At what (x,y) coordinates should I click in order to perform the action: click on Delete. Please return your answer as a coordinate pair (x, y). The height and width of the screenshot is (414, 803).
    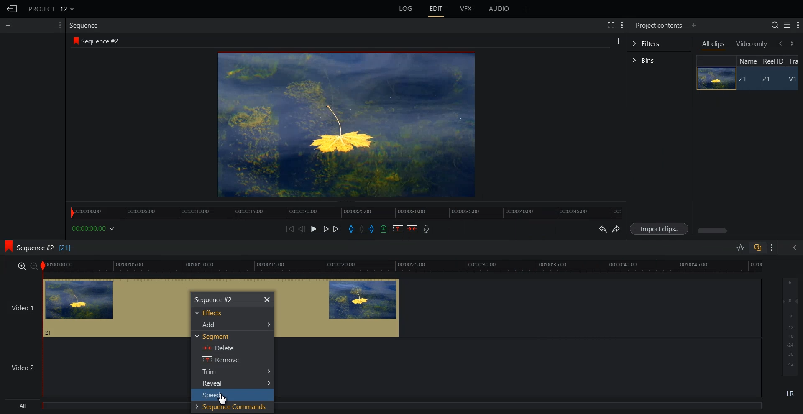
    Looking at the image, I should click on (216, 349).